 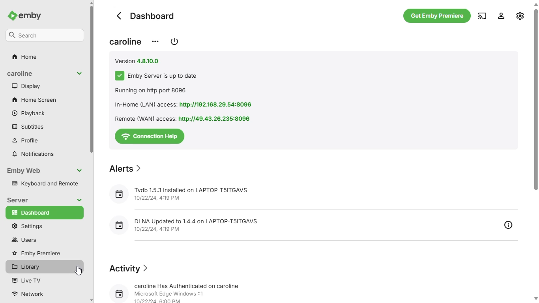 What do you see at coordinates (25, 280) in the screenshot?
I see `live TV` at bounding box center [25, 280].